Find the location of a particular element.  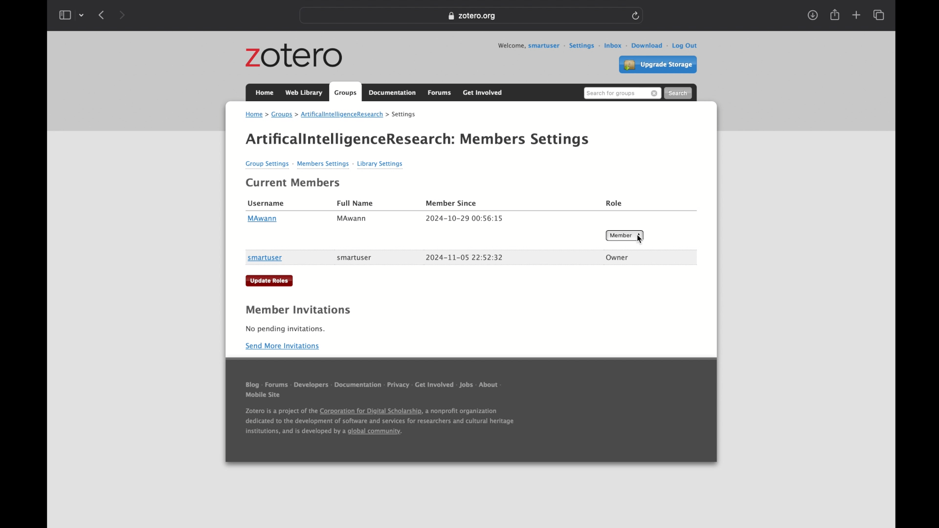

documentation is located at coordinates (358, 387).